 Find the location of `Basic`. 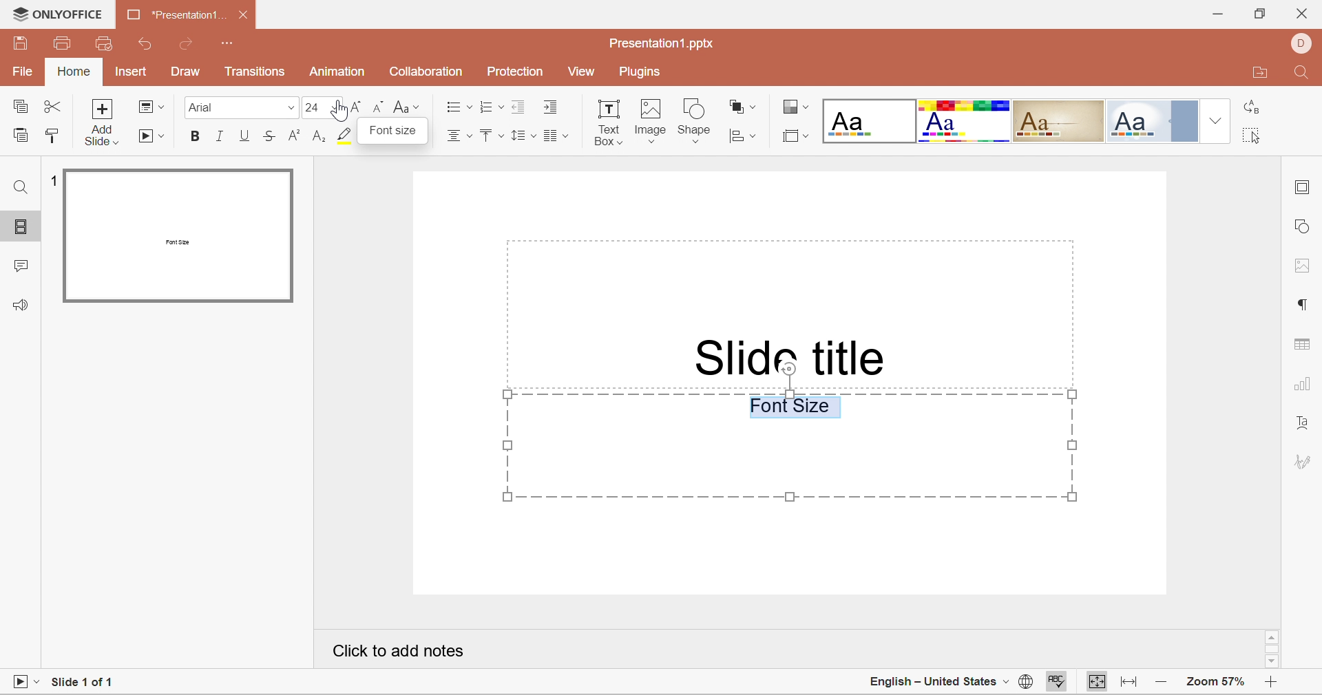

Basic is located at coordinates (965, 122).